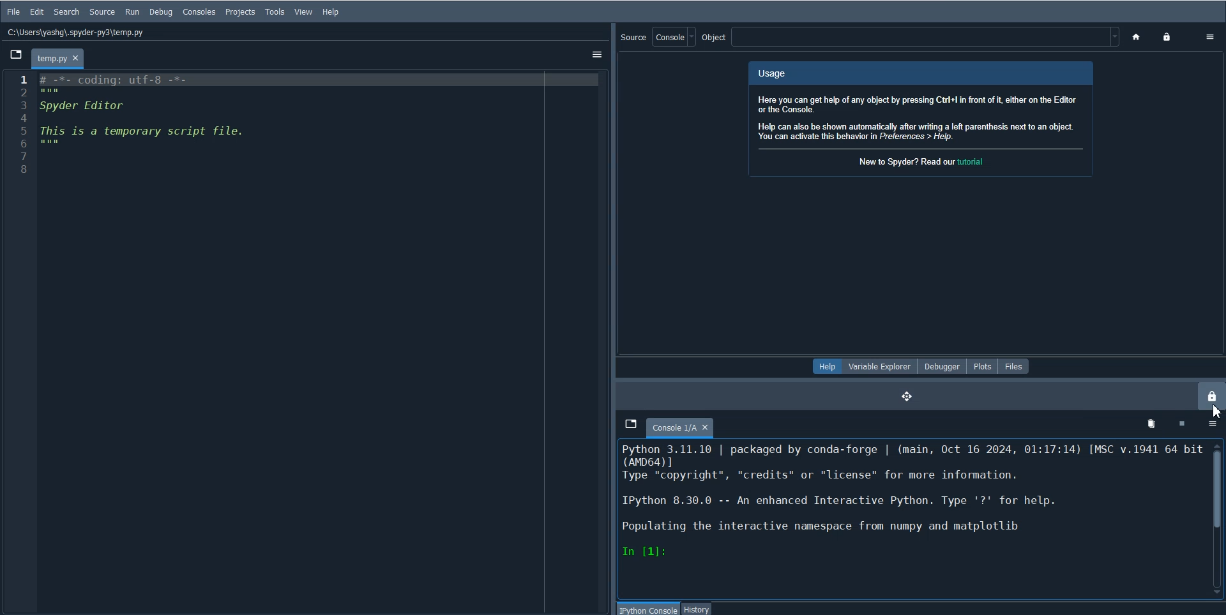  I want to click on Source, so click(659, 37).